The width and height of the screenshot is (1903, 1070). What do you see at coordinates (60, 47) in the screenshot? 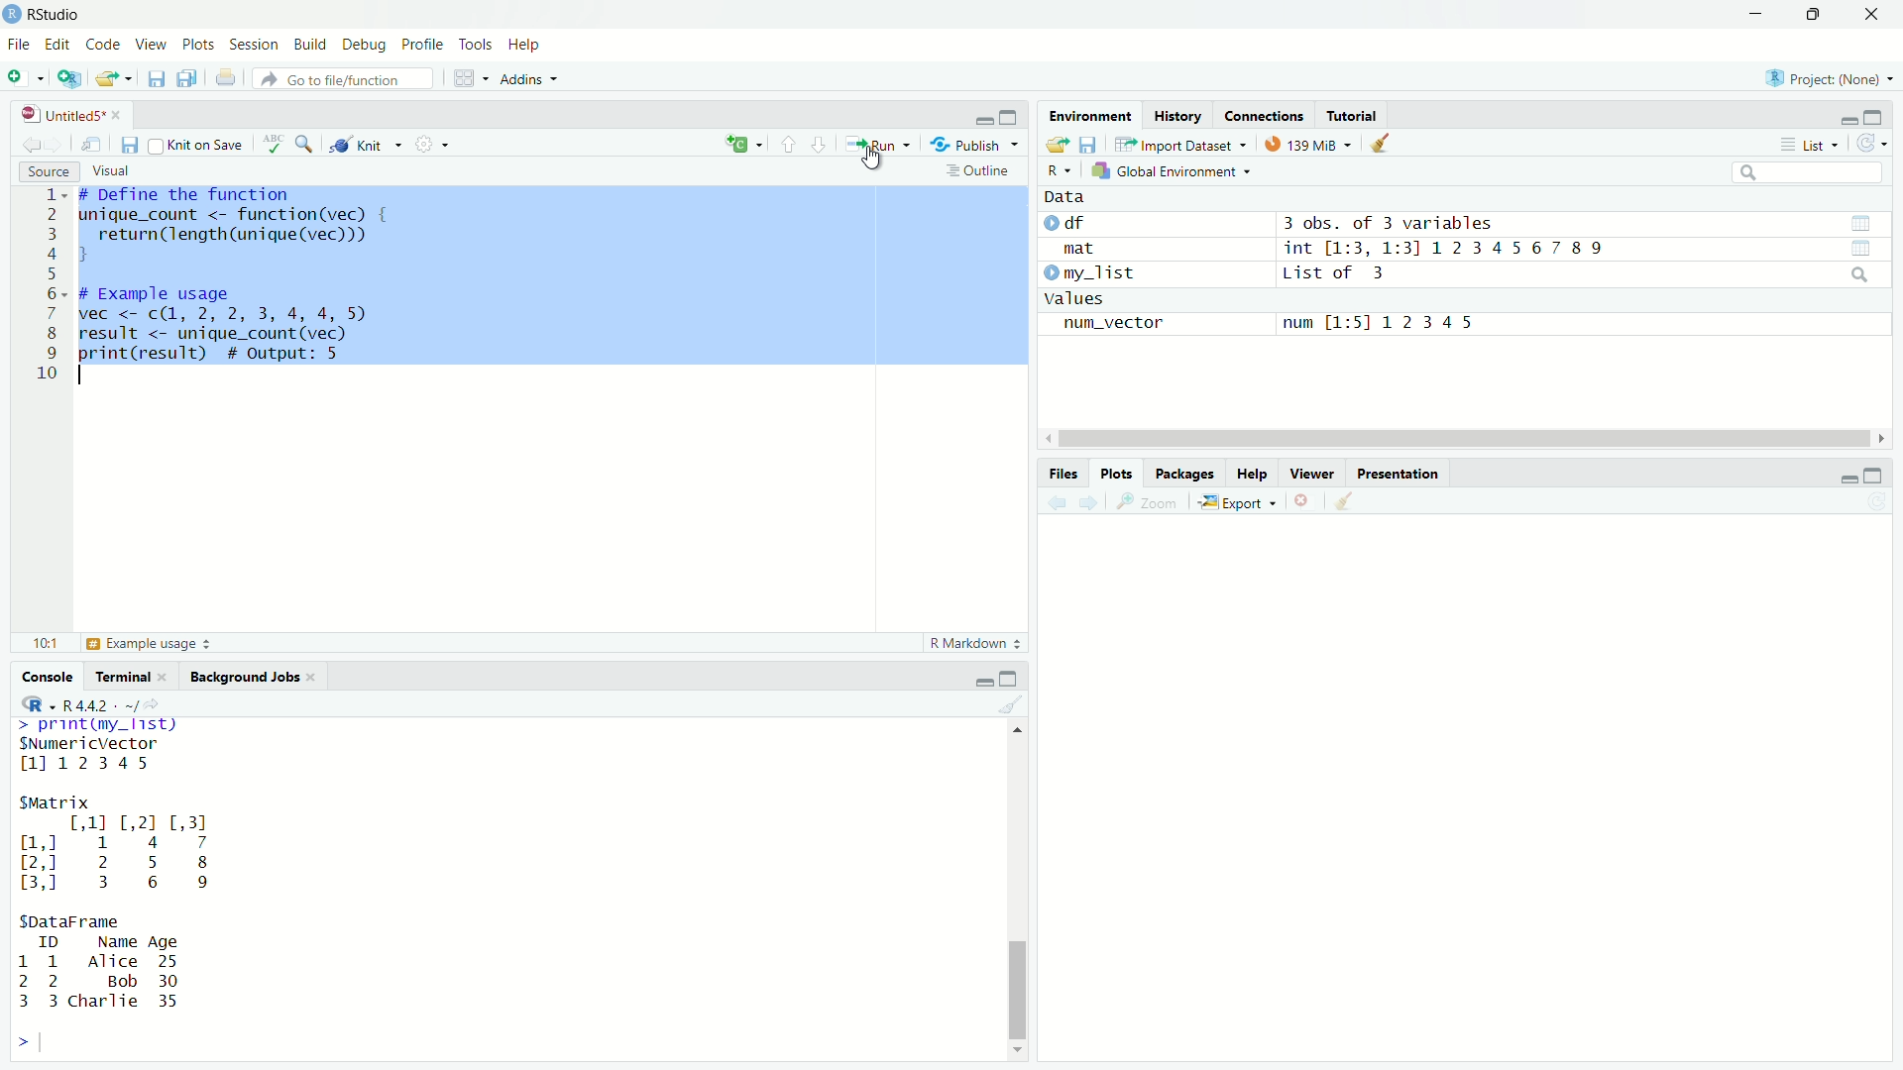
I see `Edit` at bounding box center [60, 47].